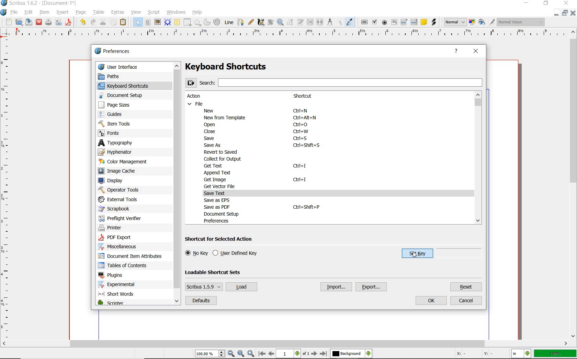  I want to click on pdf list box, so click(414, 22).